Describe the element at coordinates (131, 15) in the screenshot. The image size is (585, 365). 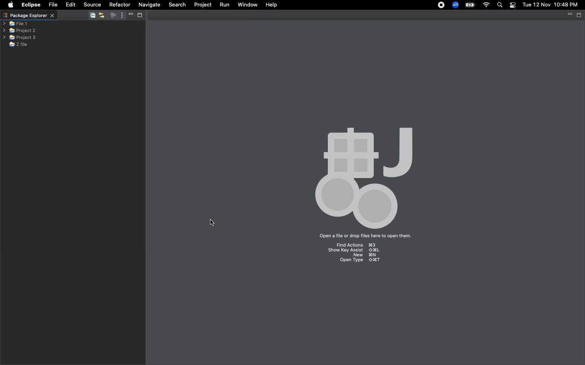
I see `Minimize` at that location.